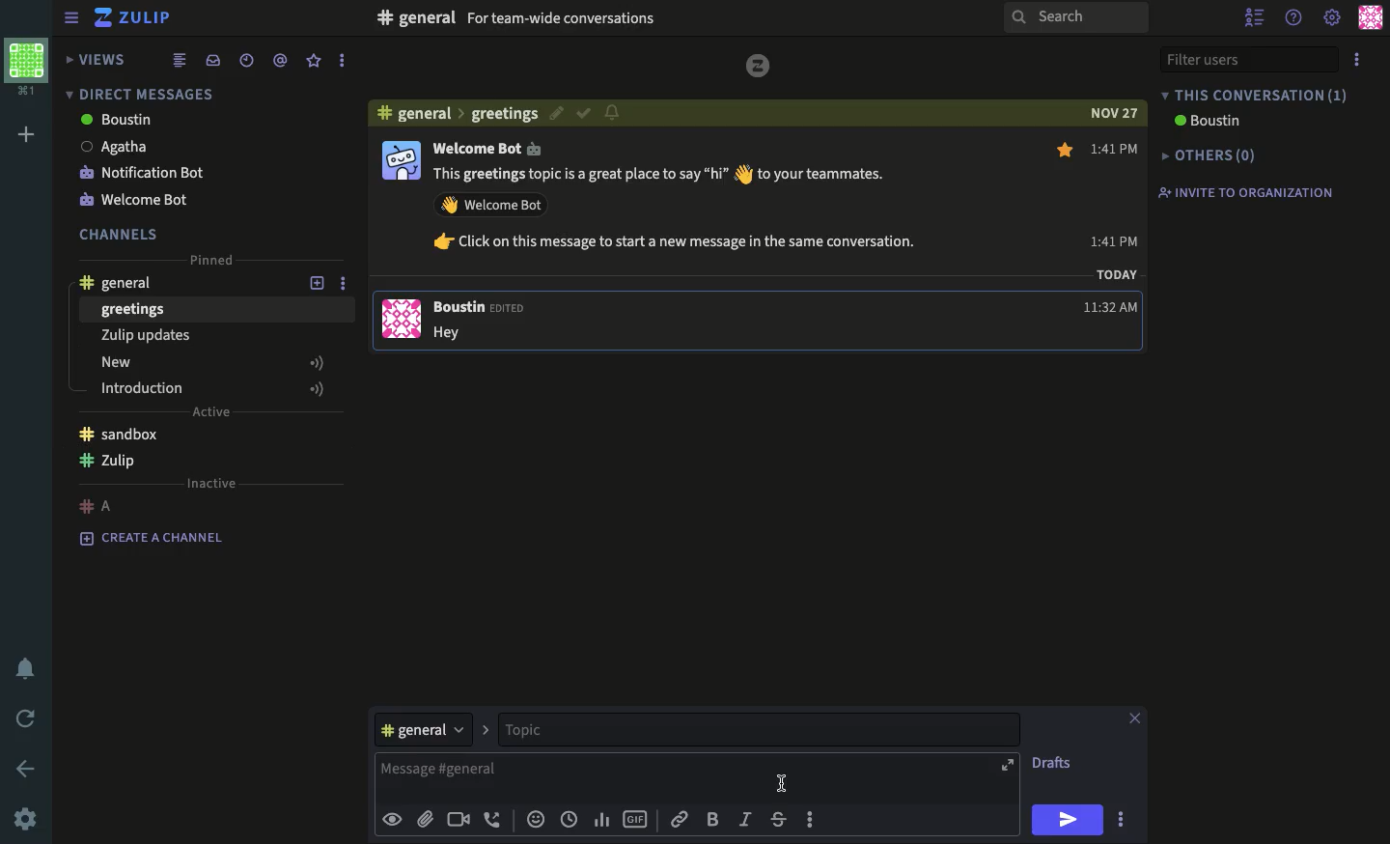 Image resolution: width=1390 pixels, height=844 pixels. What do you see at coordinates (348, 285) in the screenshot?
I see `options` at bounding box center [348, 285].